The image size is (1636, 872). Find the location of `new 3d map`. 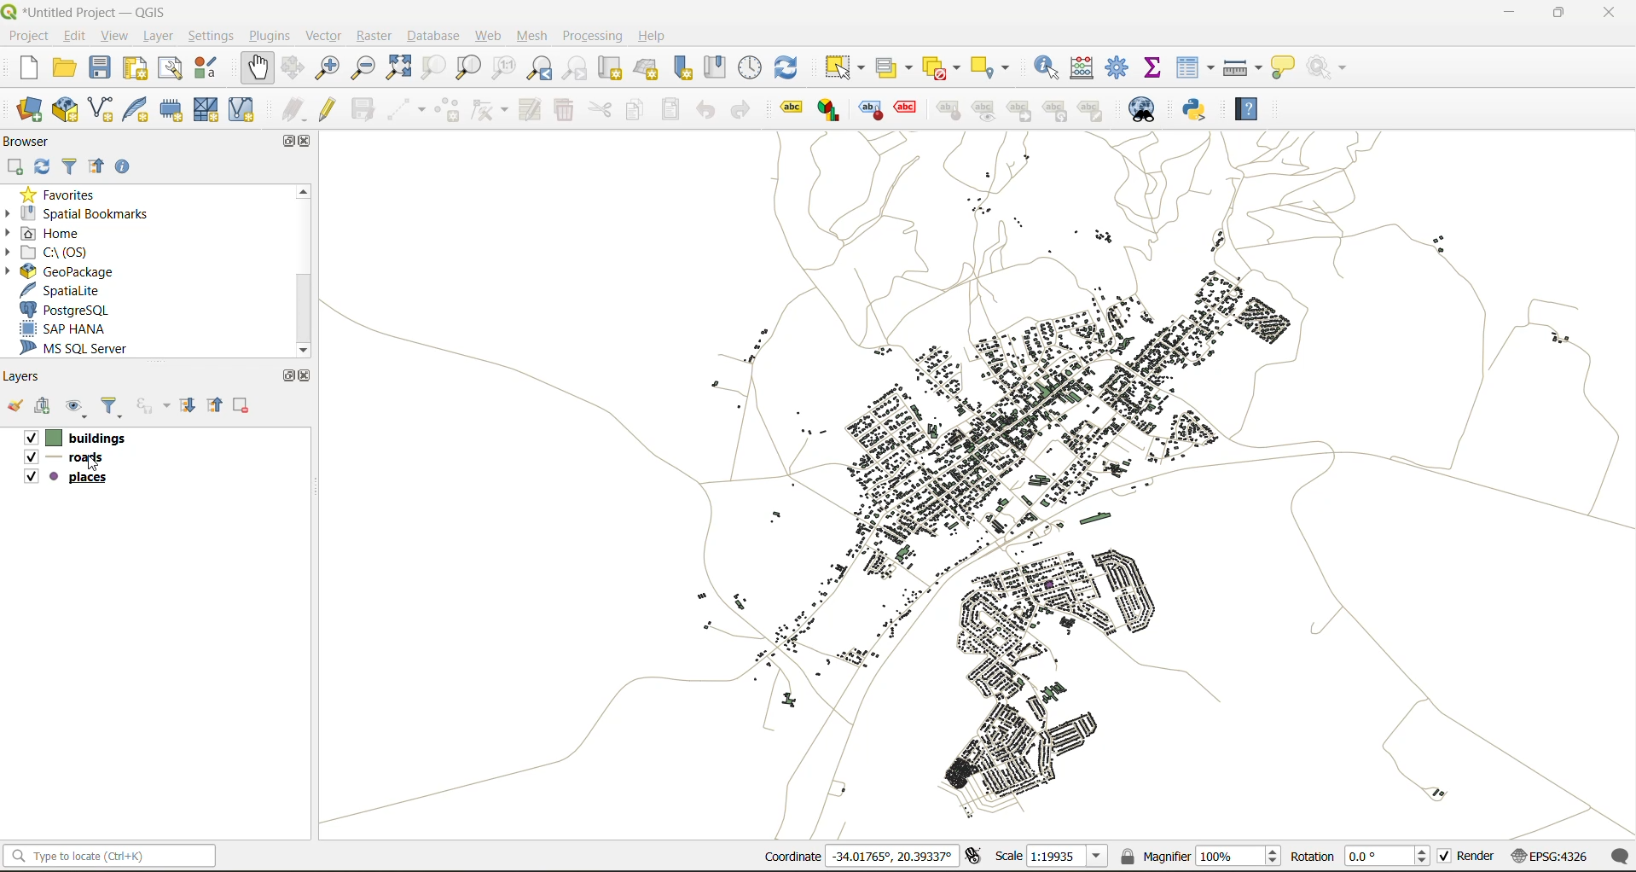

new 3d map is located at coordinates (647, 69).